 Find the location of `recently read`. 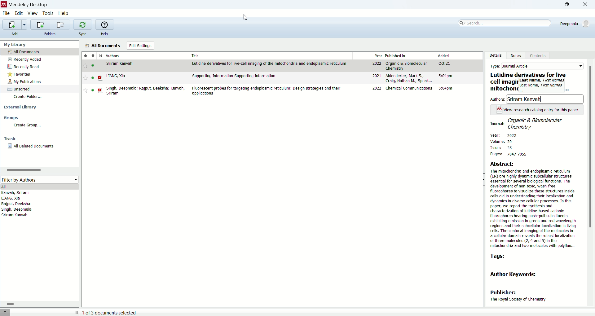

recently read is located at coordinates (26, 67).